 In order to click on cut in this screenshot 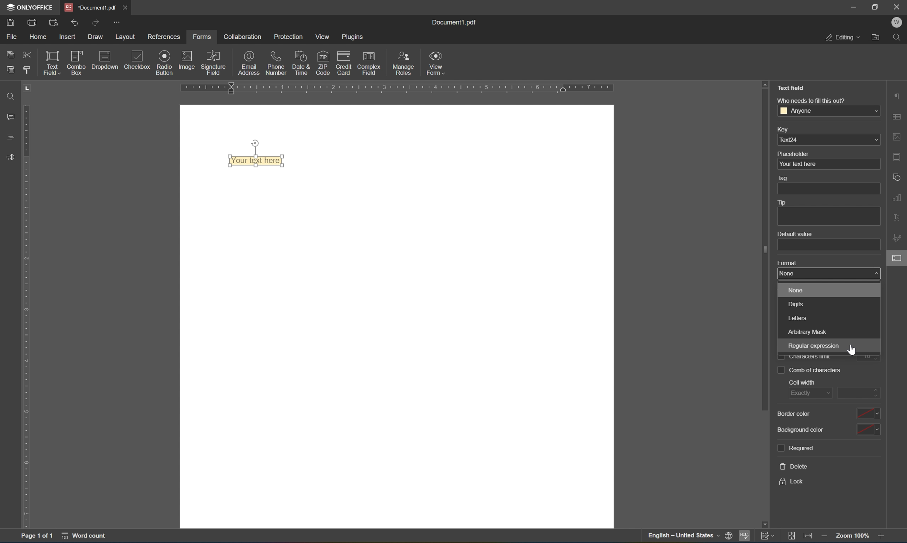, I will do `click(27, 56)`.